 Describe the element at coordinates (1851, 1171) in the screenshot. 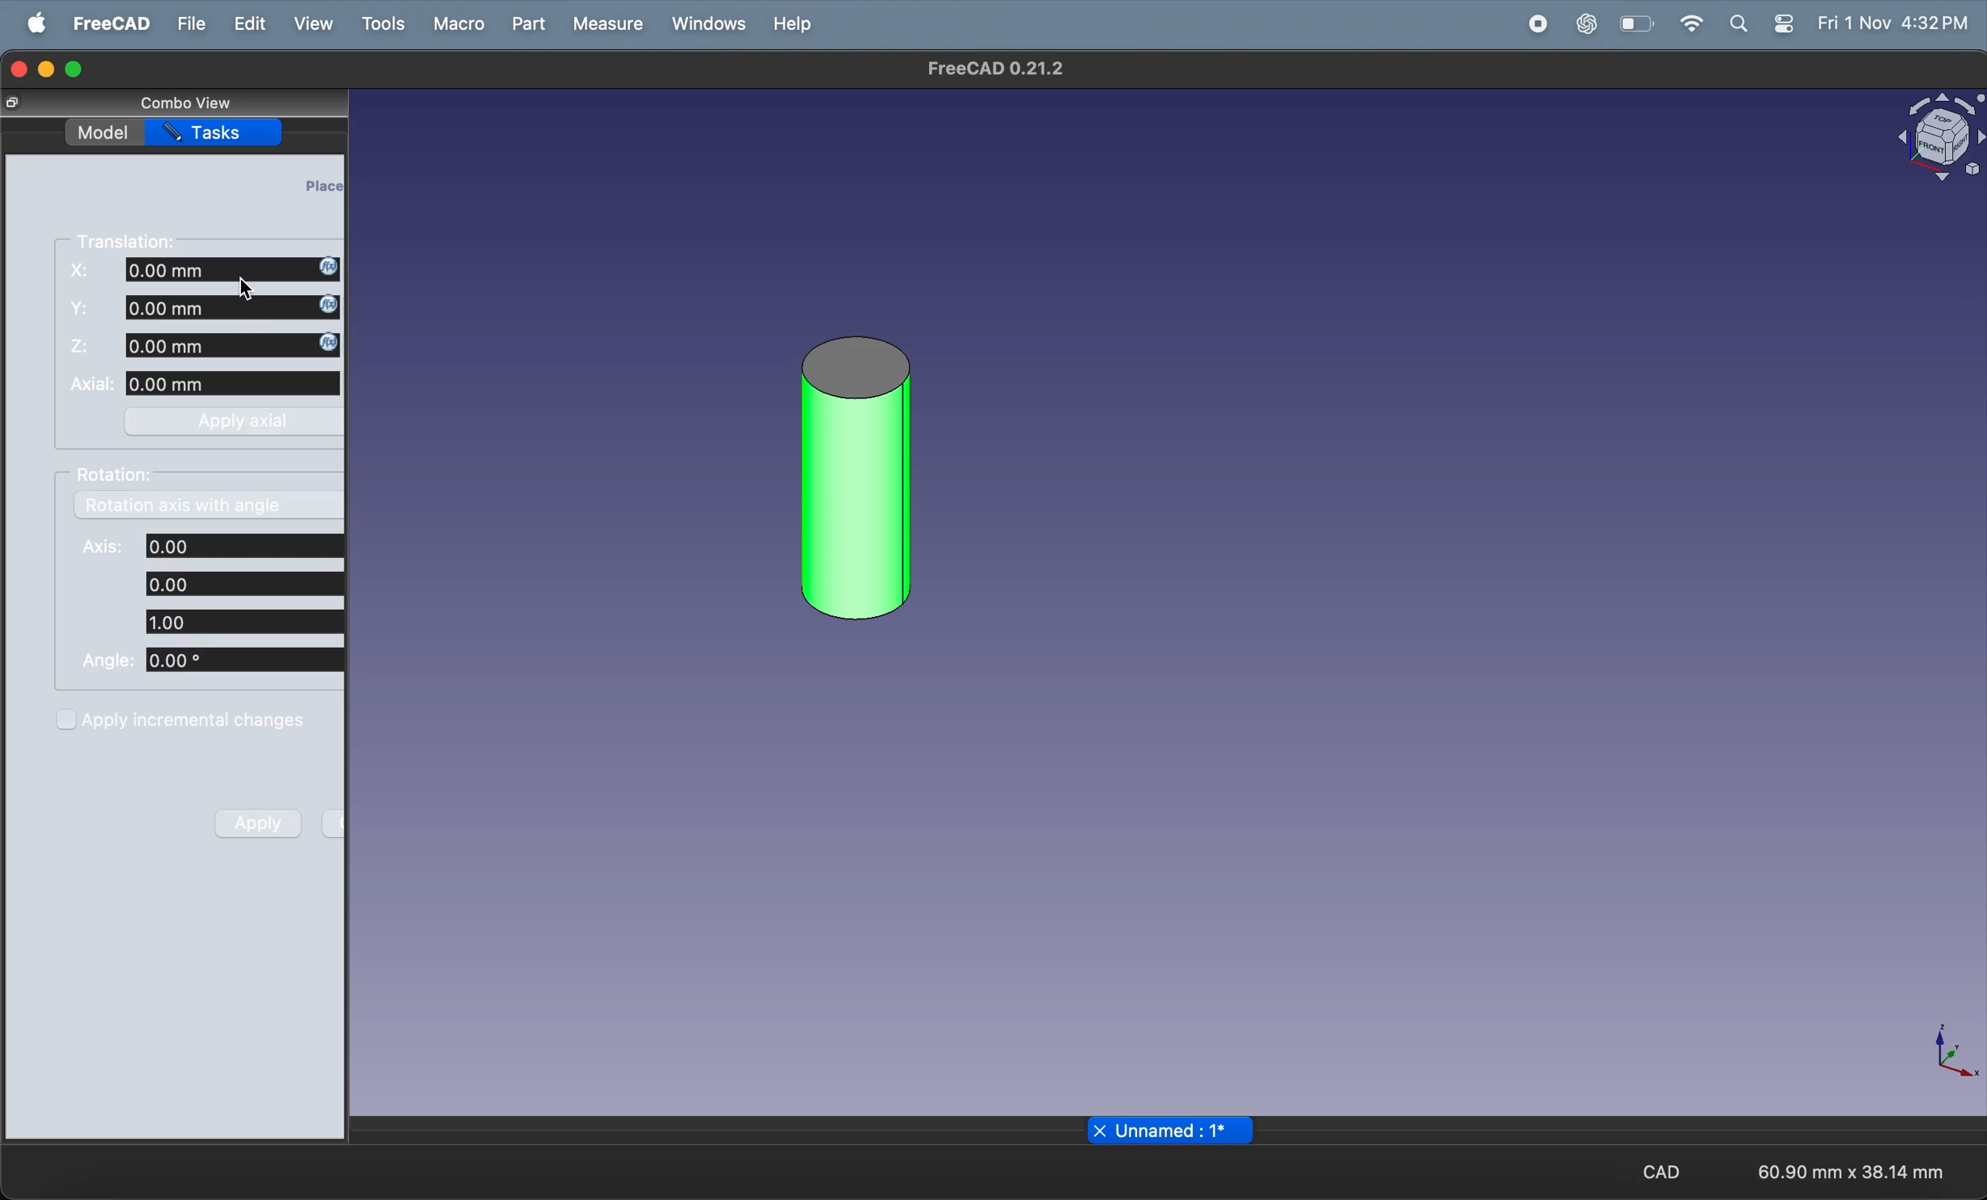

I see `60.90 mm x 38.14 mm` at that location.